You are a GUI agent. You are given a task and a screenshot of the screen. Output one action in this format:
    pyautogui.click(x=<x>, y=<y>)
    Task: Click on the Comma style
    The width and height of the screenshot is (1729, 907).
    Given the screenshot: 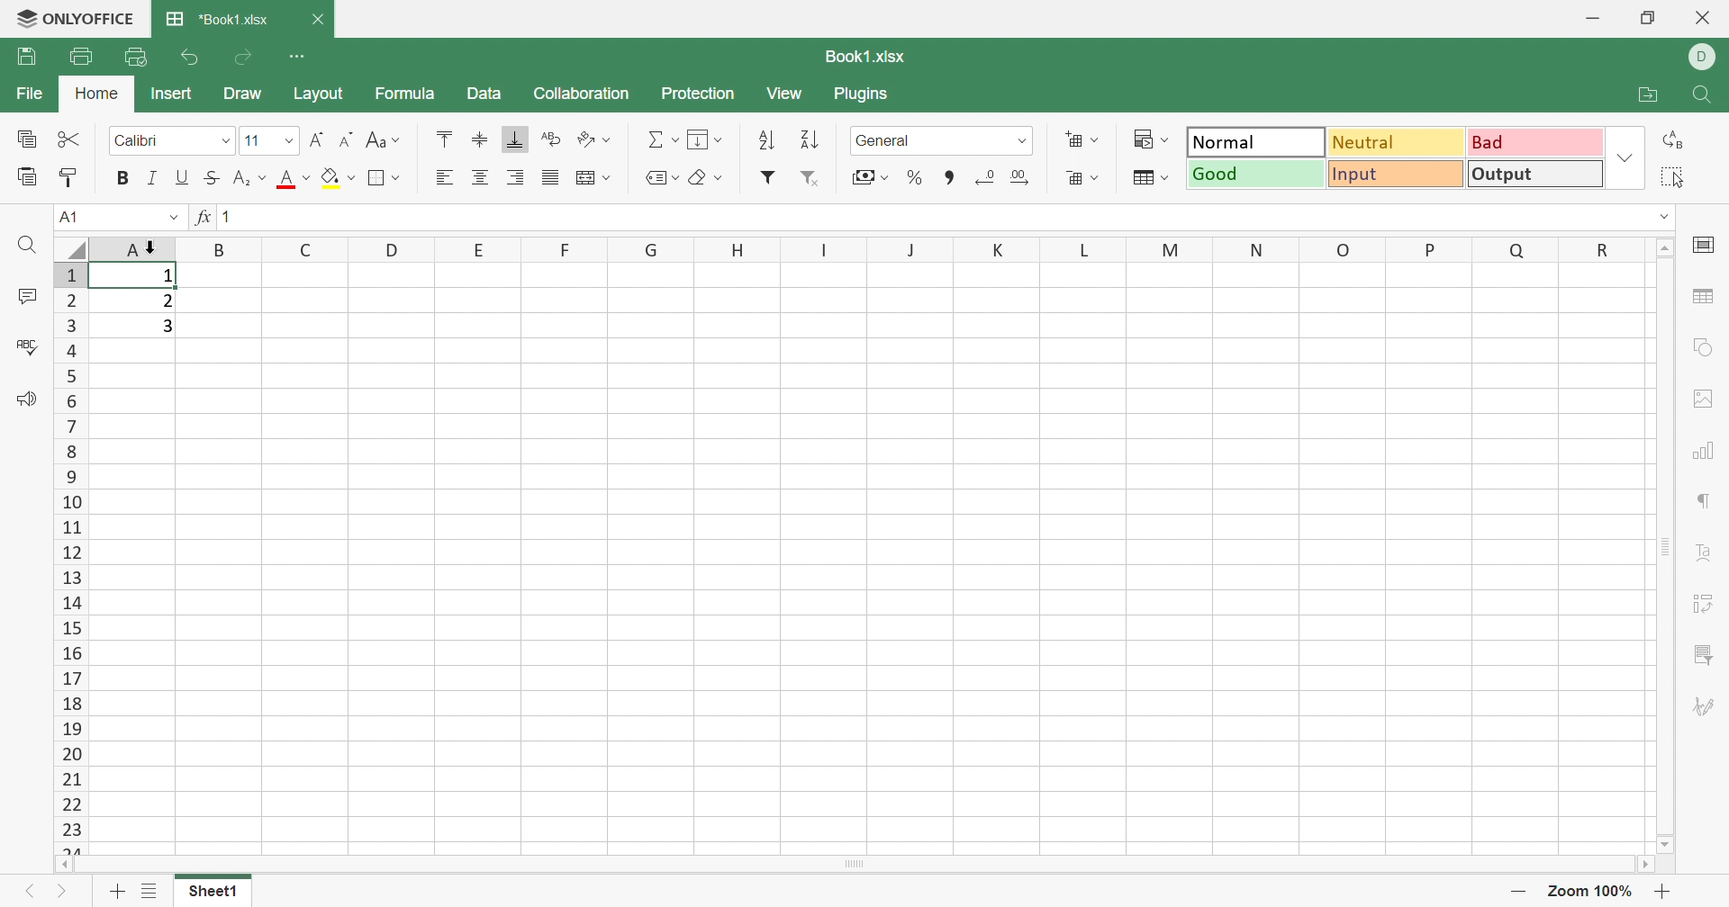 What is the action you would take?
    pyautogui.click(x=951, y=178)
    